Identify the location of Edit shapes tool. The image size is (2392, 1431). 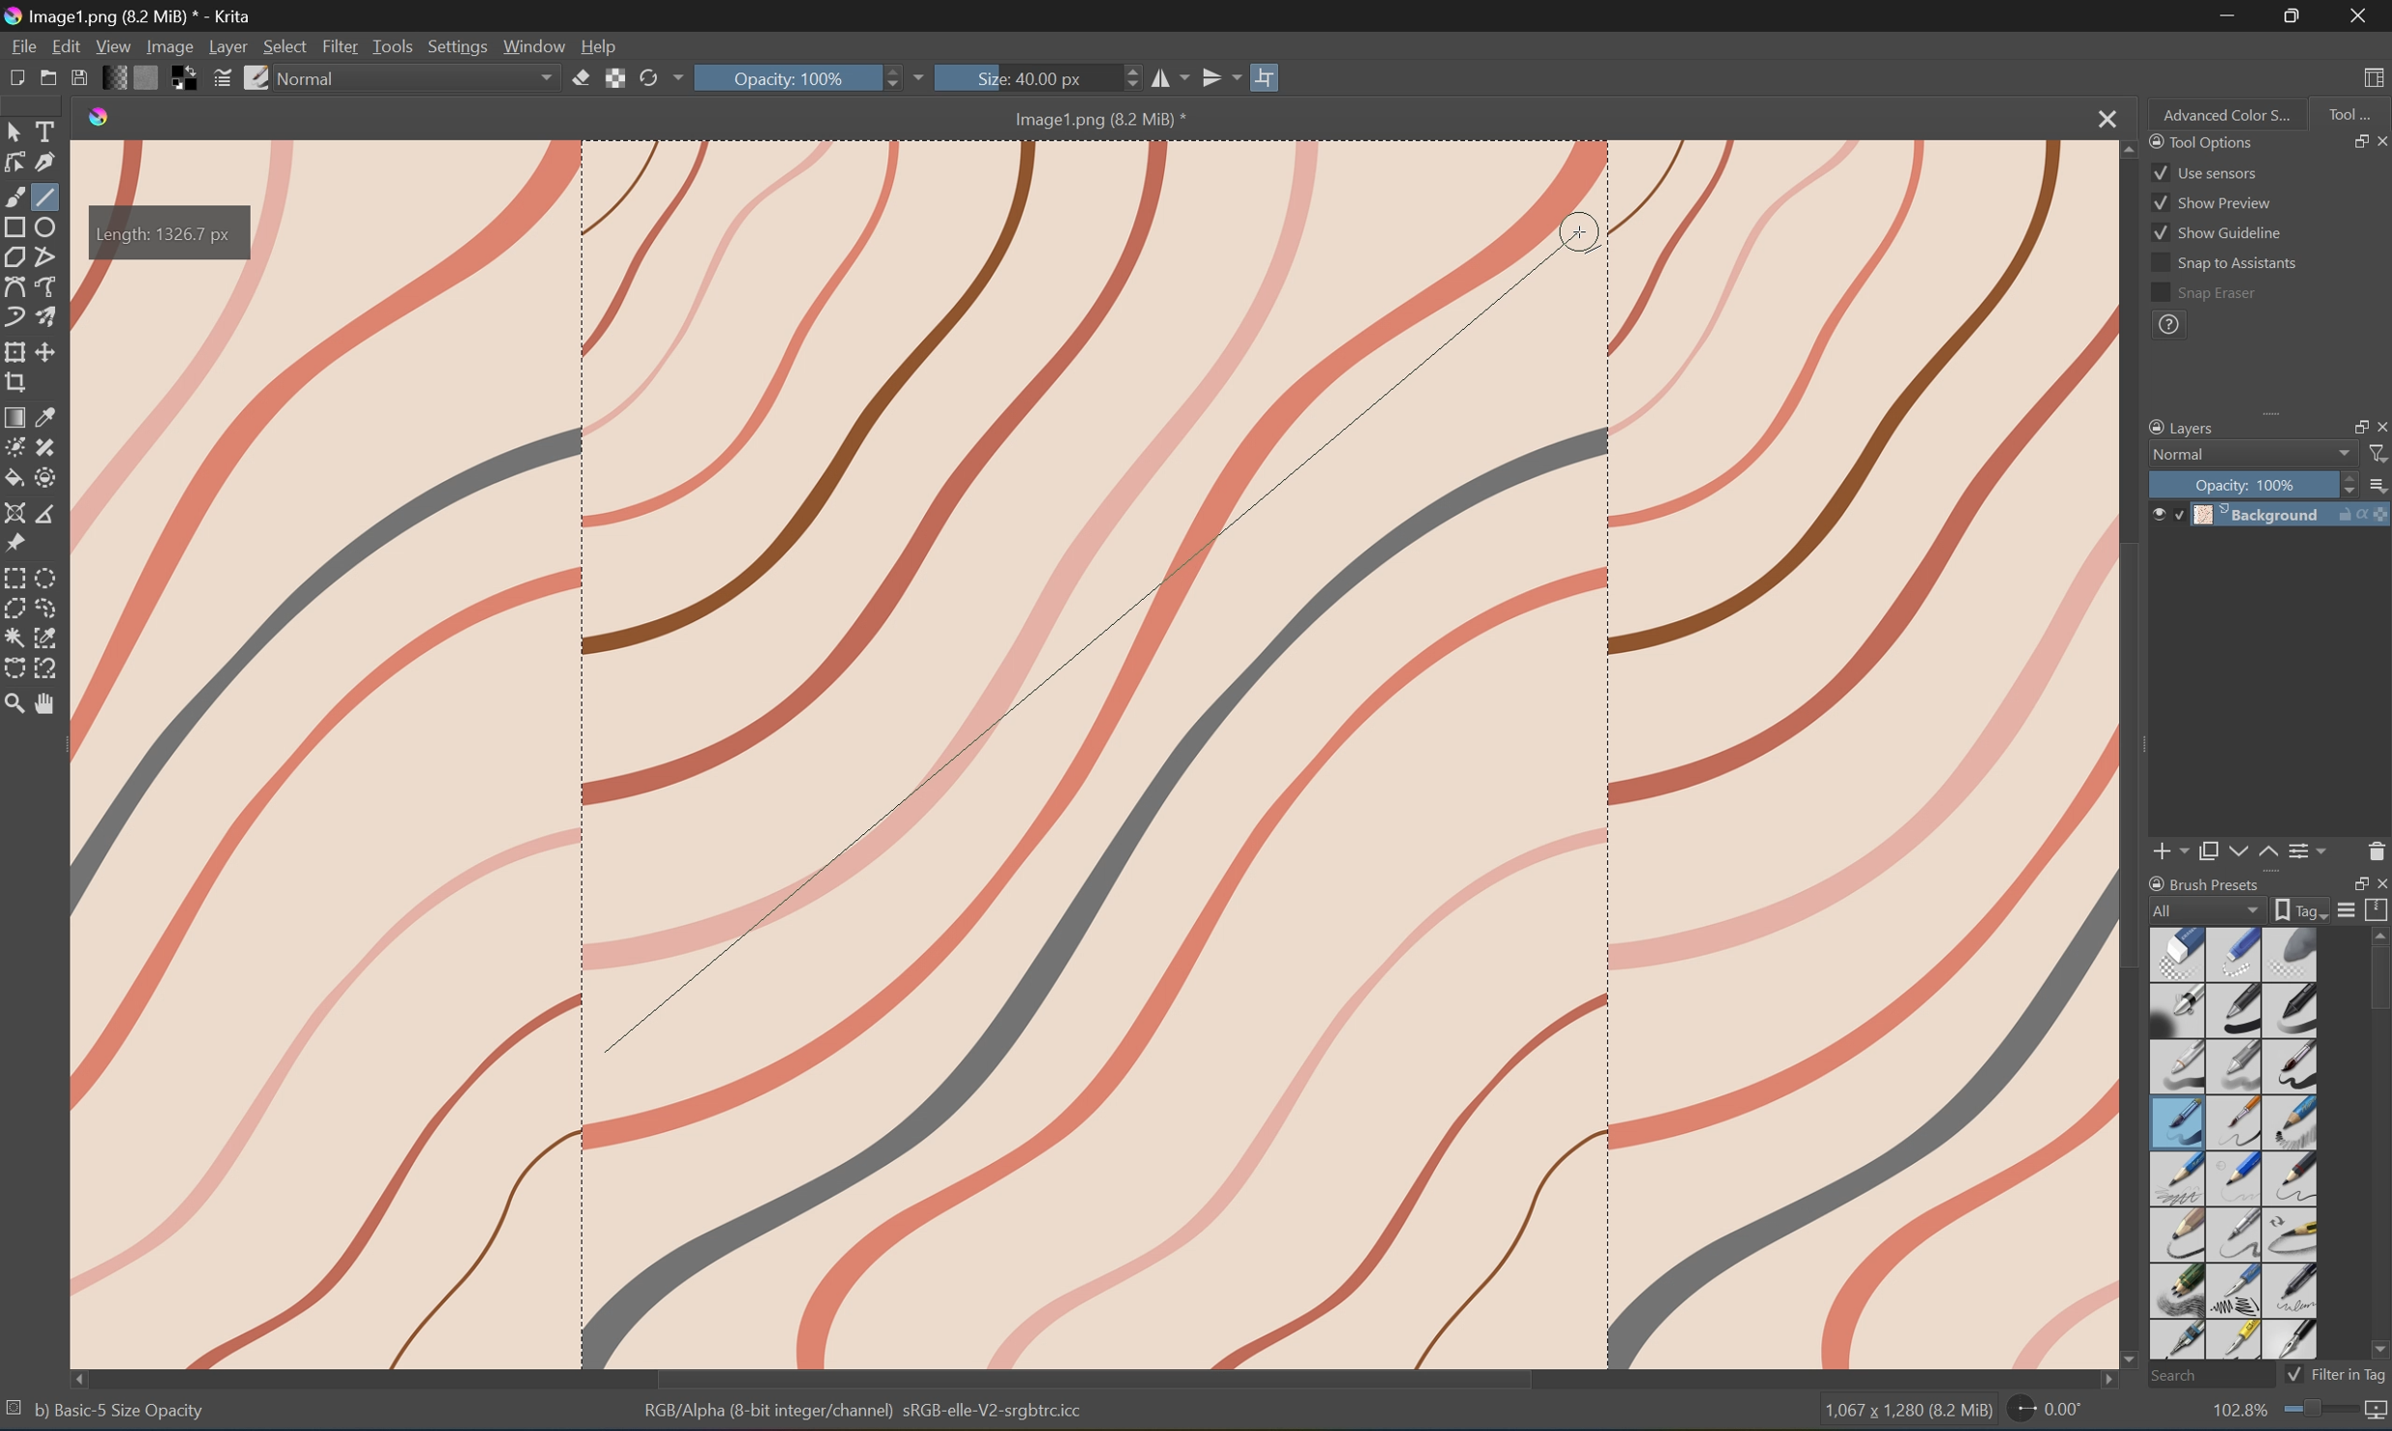
(15, 163).